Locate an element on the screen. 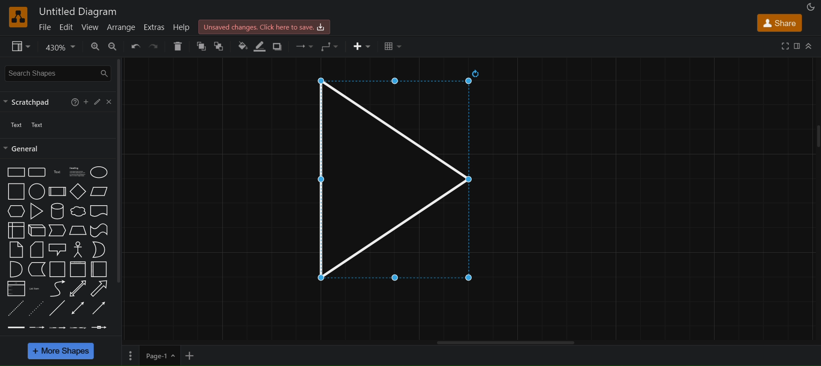 Image resolution: width=821 pixels, height=366 pixels. logo is located at coordinates (17, 17).